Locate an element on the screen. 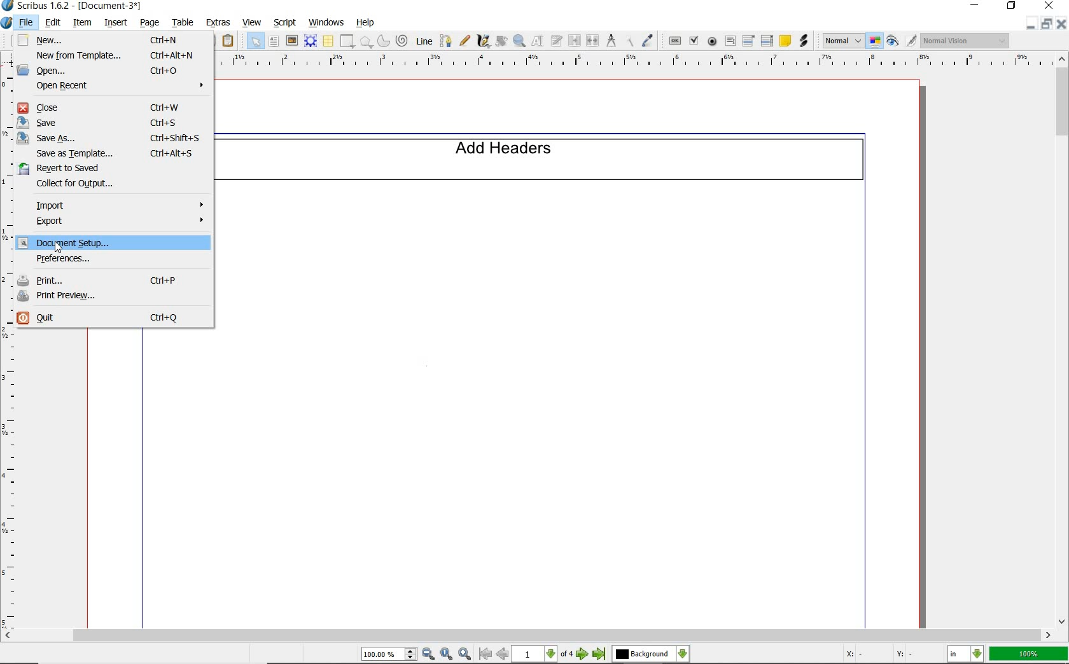  go to first page is located at coordinates (486, 654).